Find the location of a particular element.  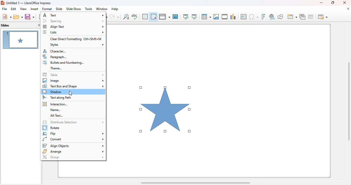

close is located at coordinates (345, 3).